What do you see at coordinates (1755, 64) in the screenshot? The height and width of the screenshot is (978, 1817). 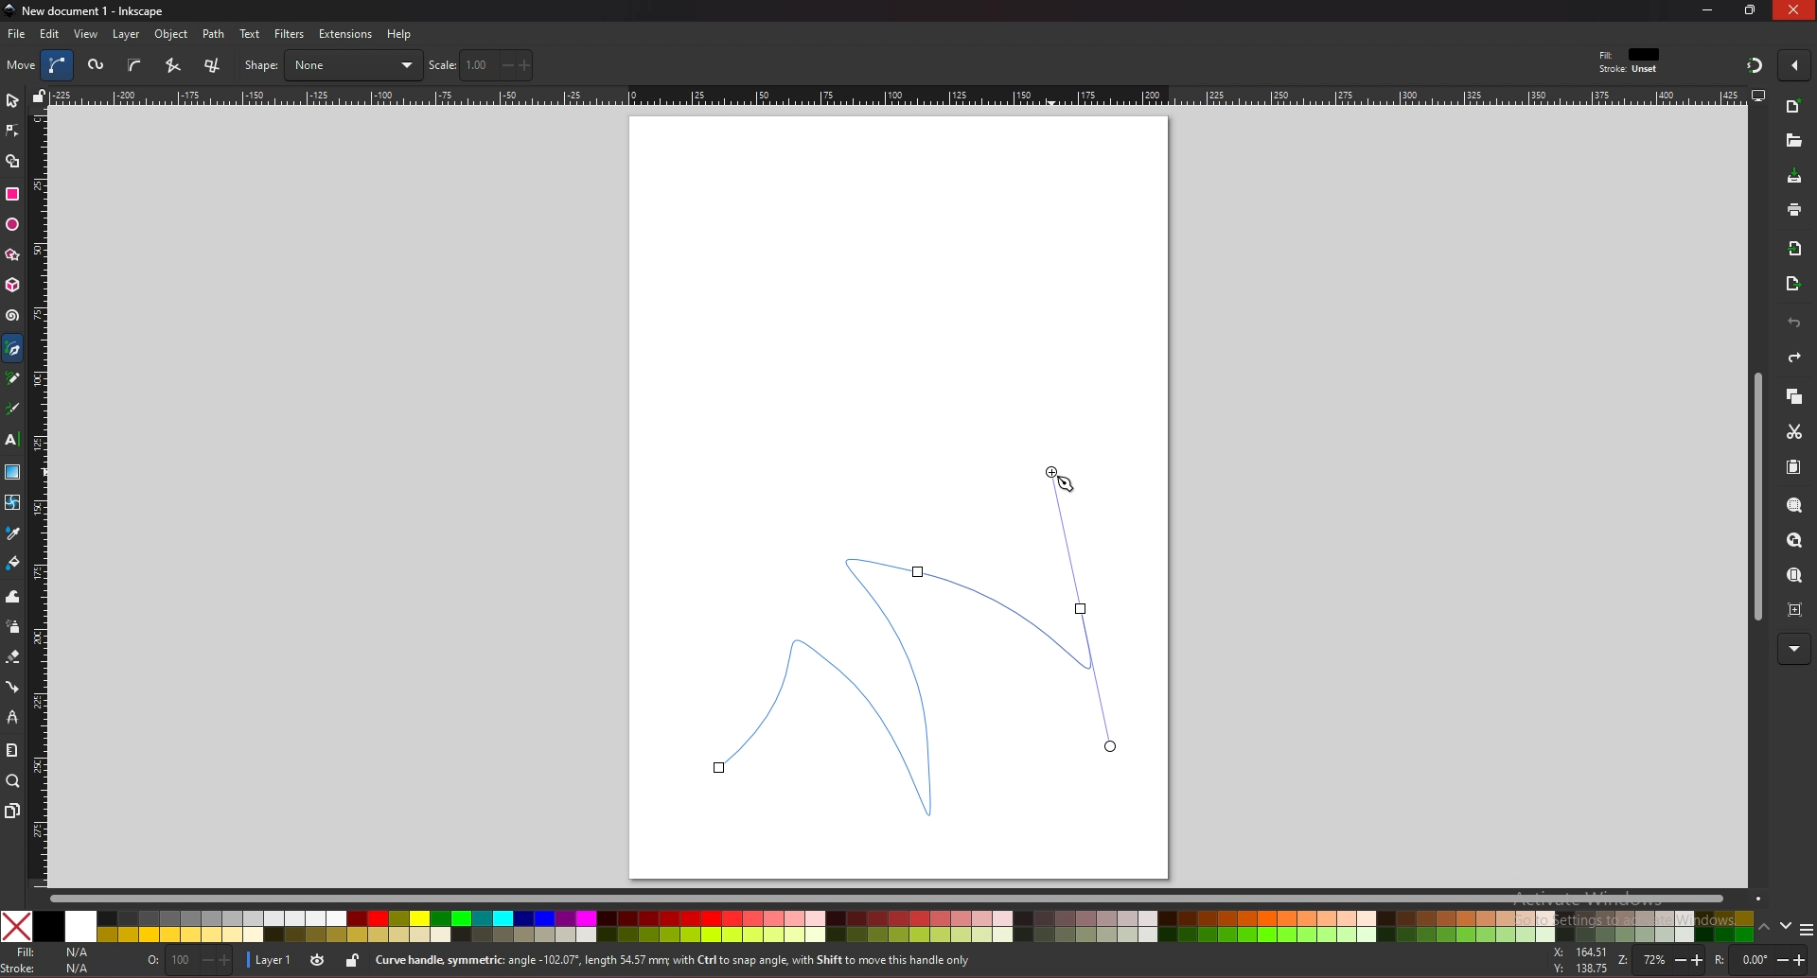 I see `snapping` at bounding box center [1755, 64].